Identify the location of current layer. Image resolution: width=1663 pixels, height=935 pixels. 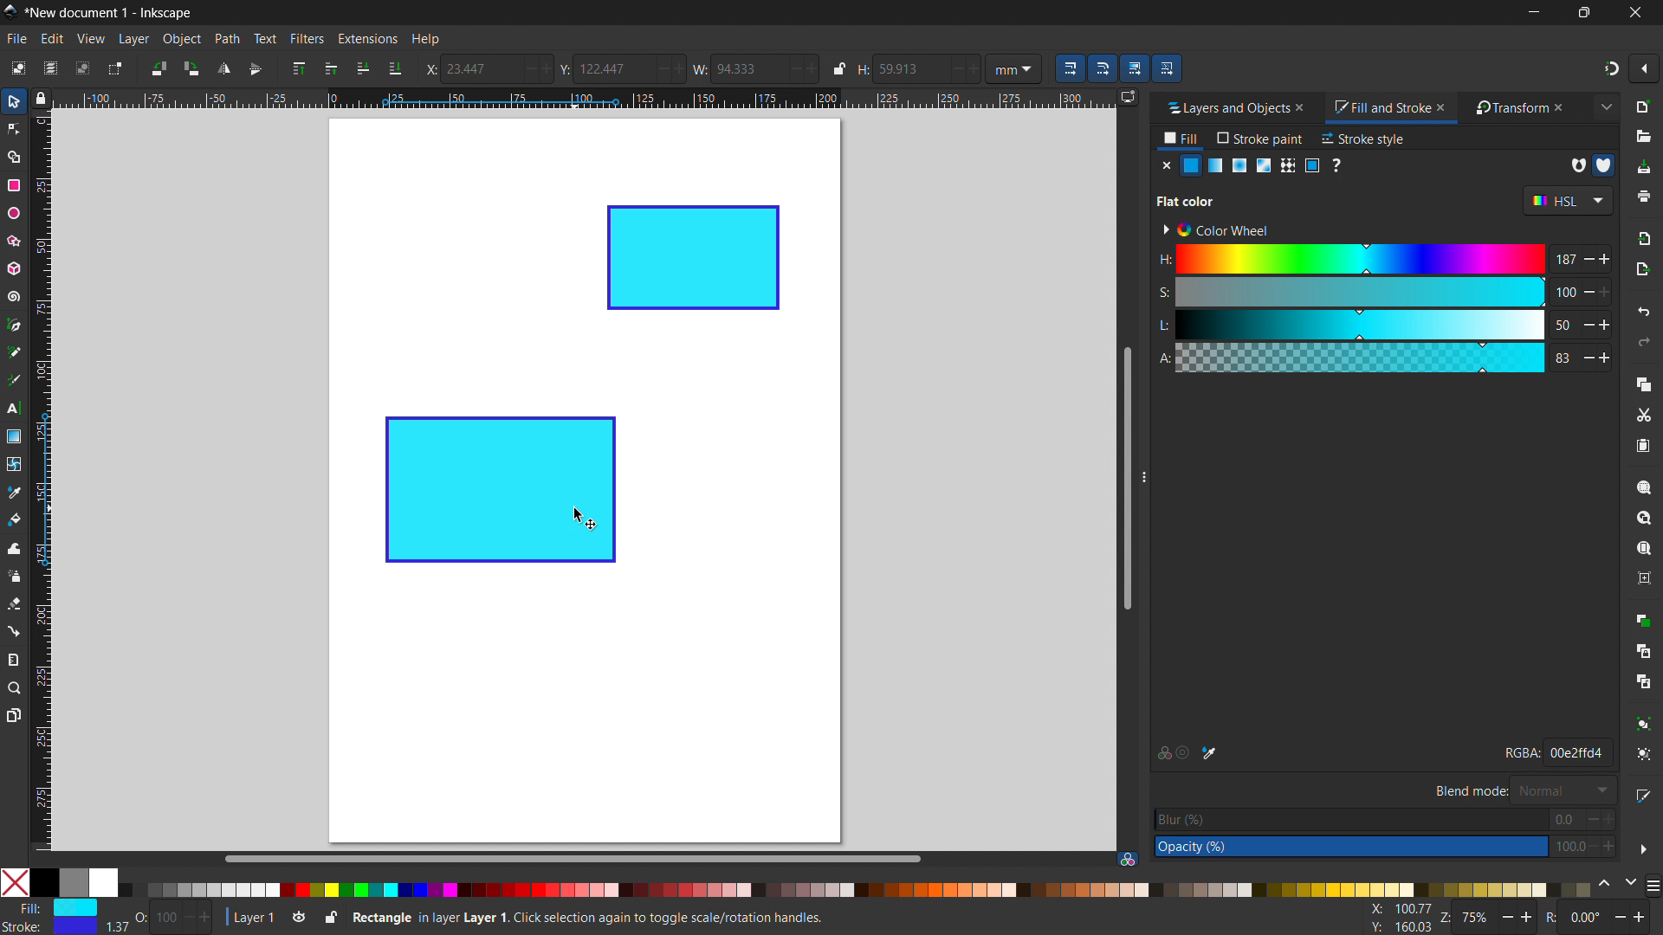
(249, 918).